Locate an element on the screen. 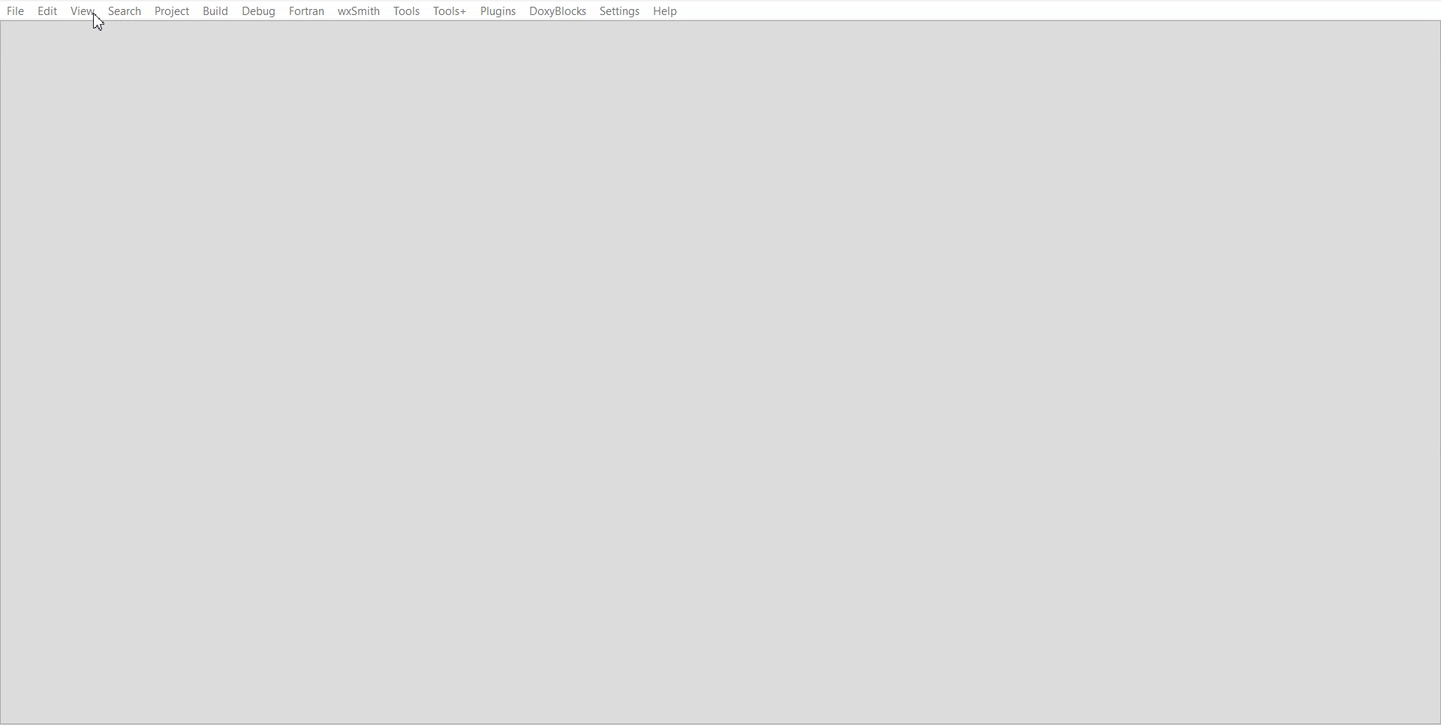 The image size is (1441, 725). Search is located at coordinates (125, 11).